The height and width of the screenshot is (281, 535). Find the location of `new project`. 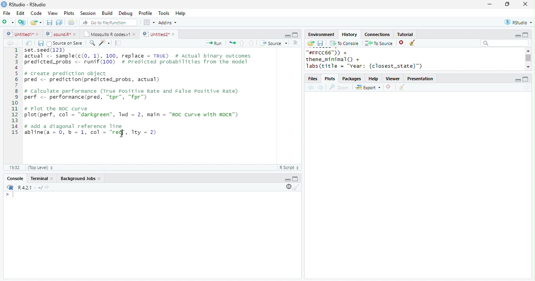

new project is located at coordinates (22, 22).